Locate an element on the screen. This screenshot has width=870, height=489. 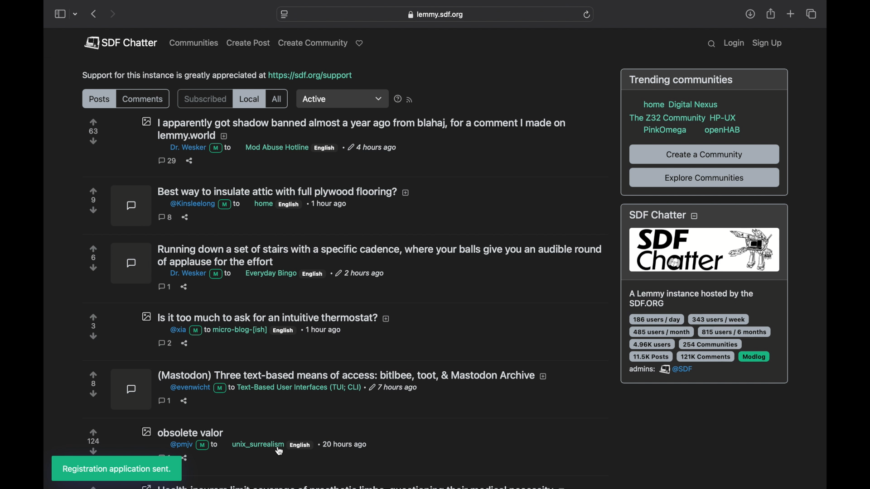
trending communities is located at coordinates (681, 80).